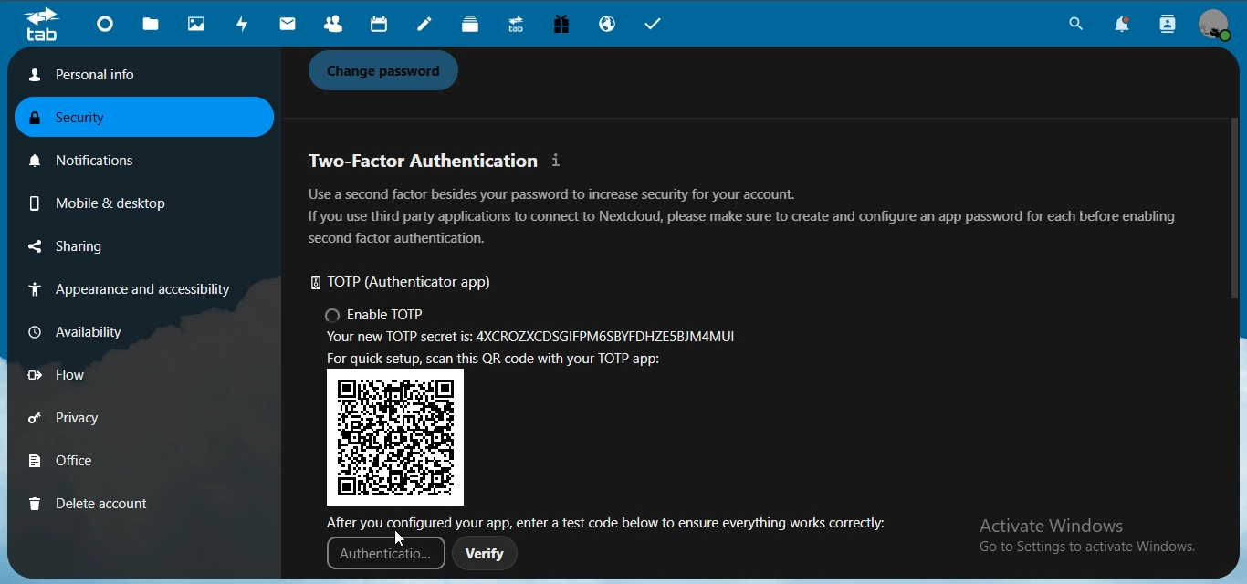  I want to click on activity, so click(246, 24).